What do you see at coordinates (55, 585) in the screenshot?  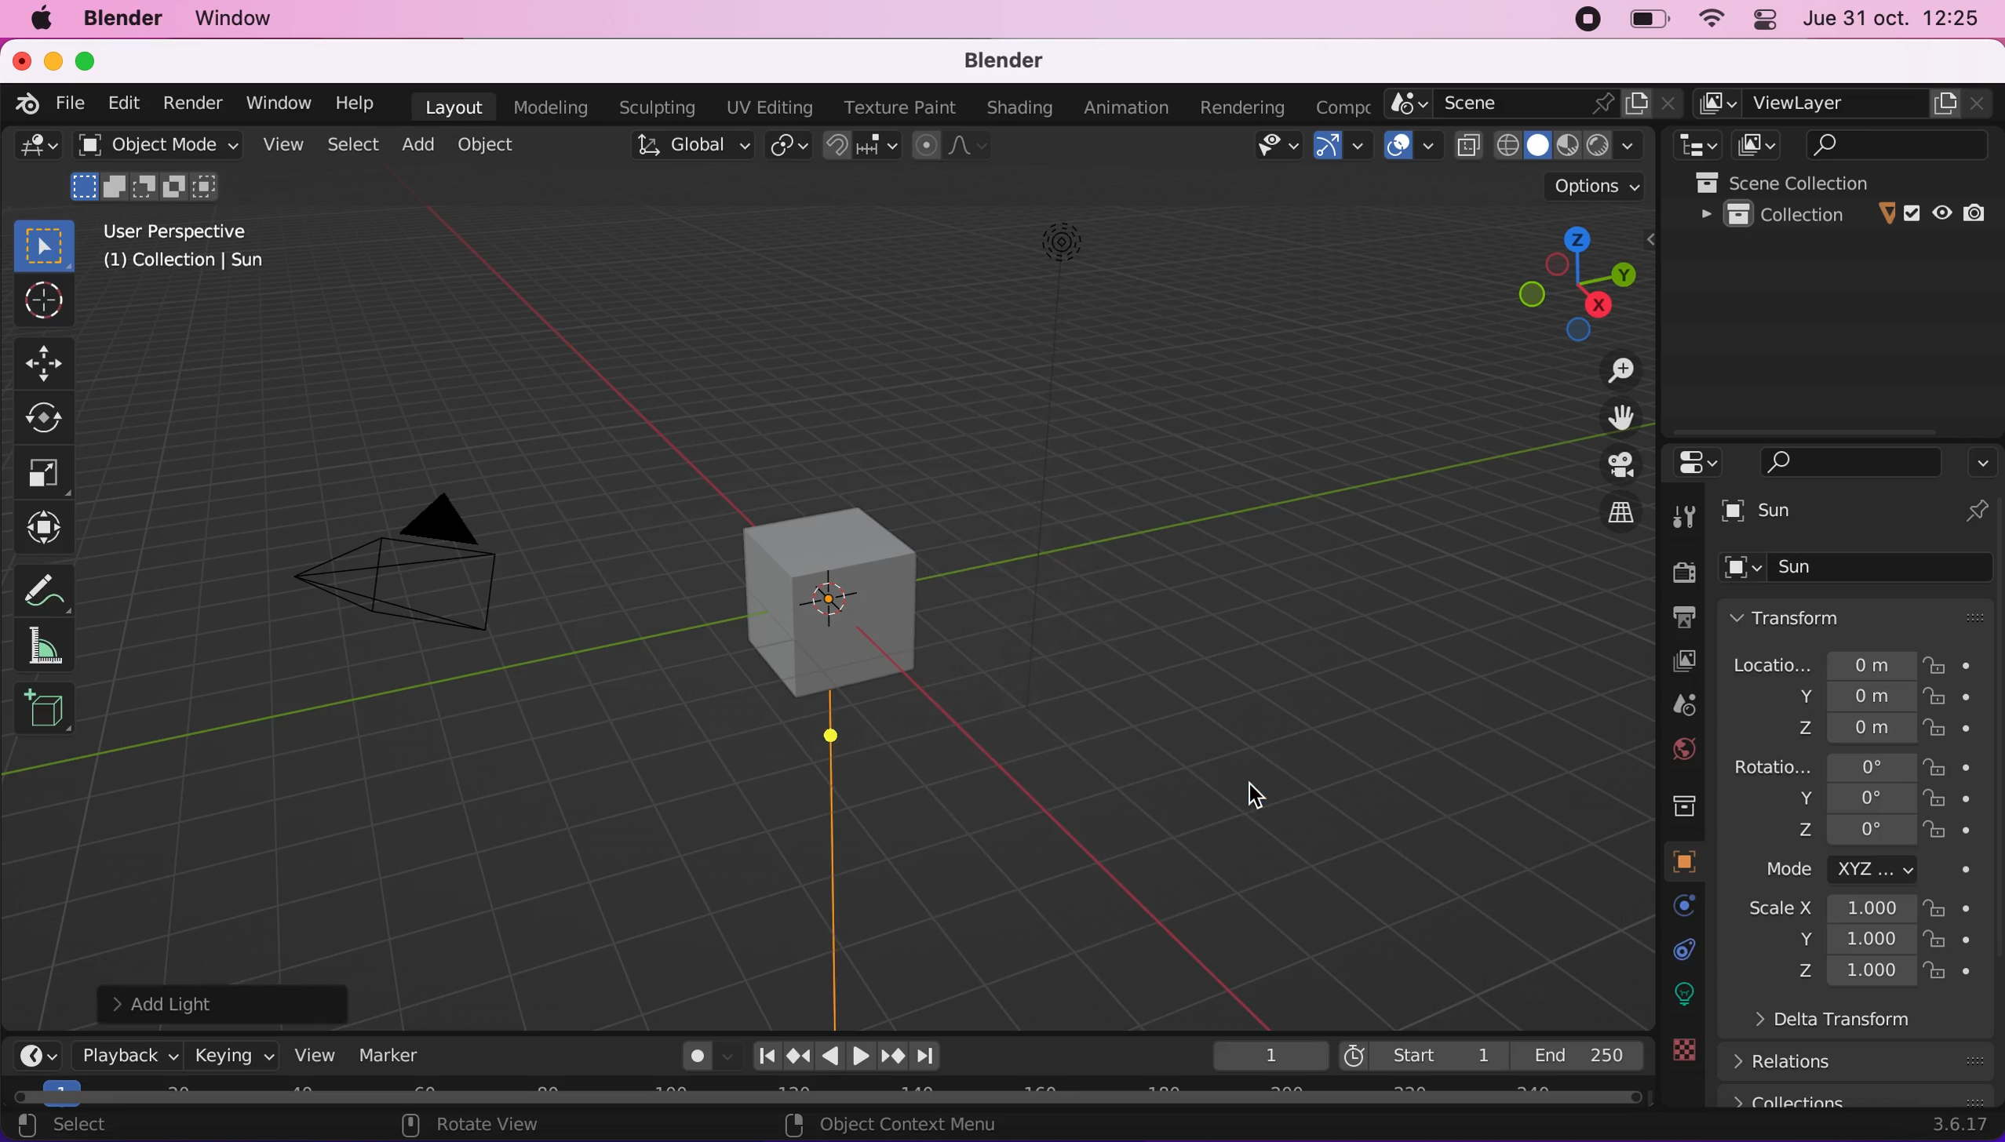 I see `measure` at bounding box center [55, 585].